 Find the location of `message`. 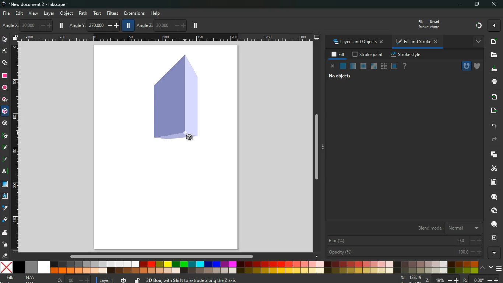

message is located at coordinates (252, 280).